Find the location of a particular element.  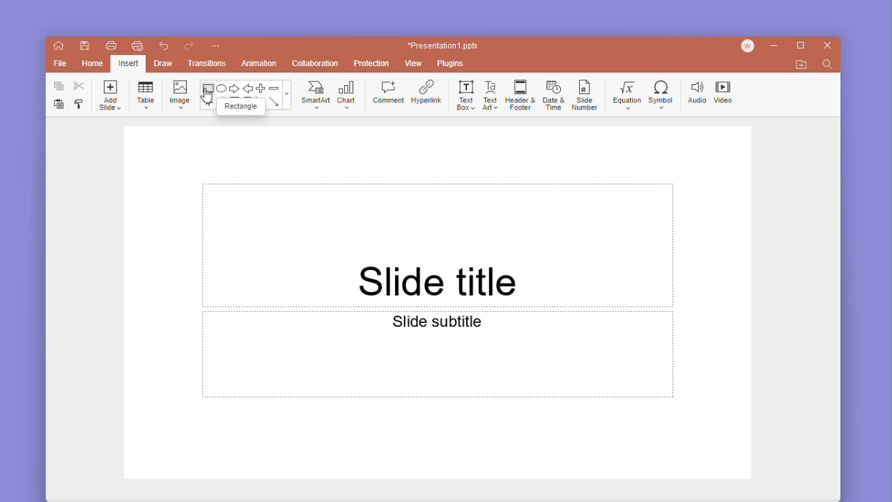

transitions is located at coordinates (206, 63).